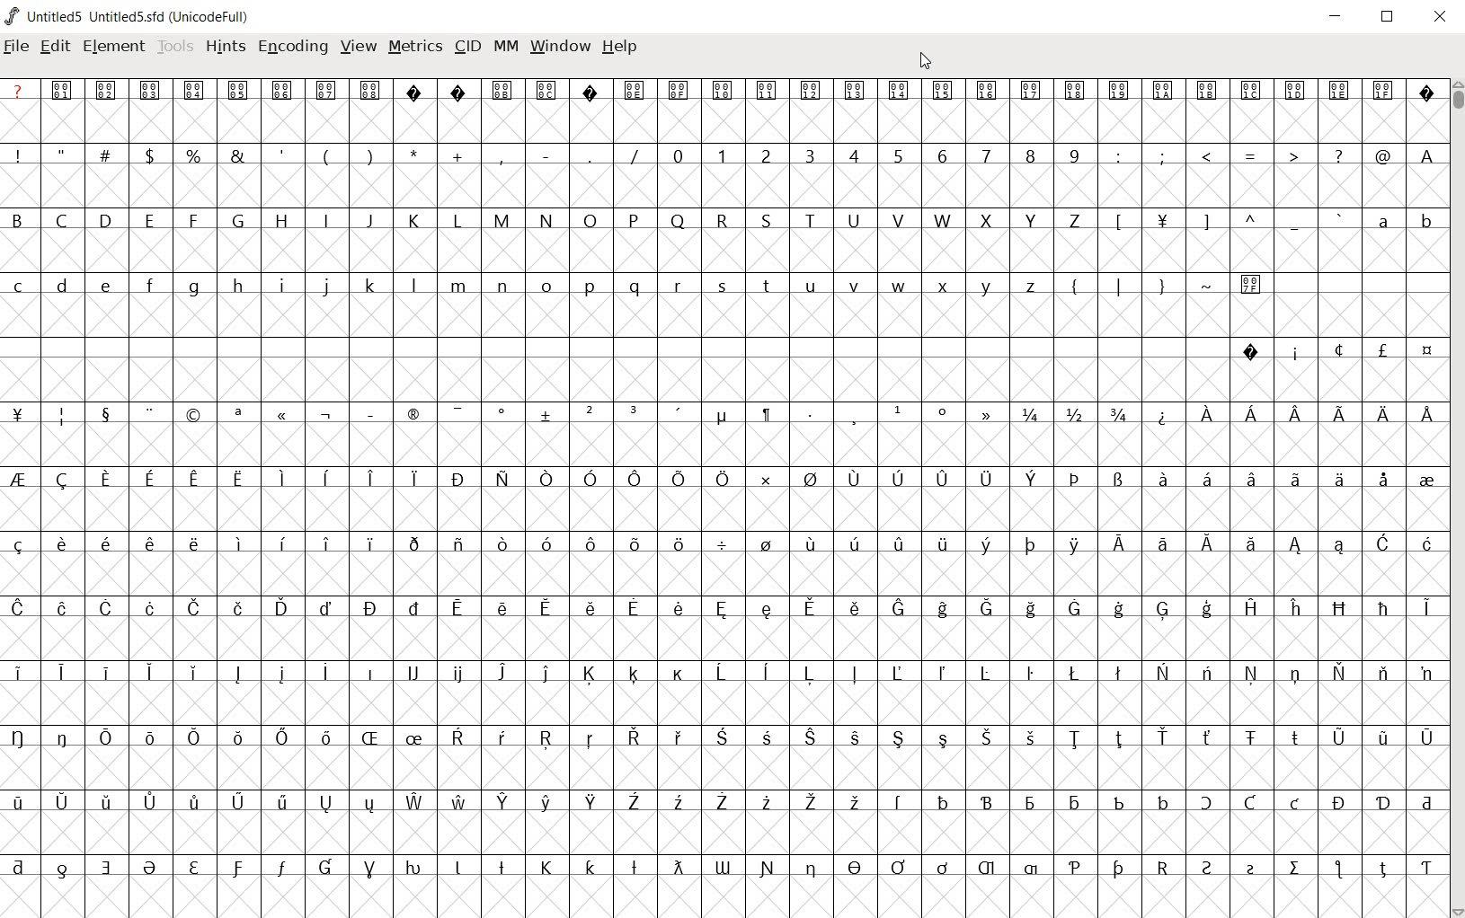 This screenshot has width=1465, height=918. I want to click on C, so click(64, 222).